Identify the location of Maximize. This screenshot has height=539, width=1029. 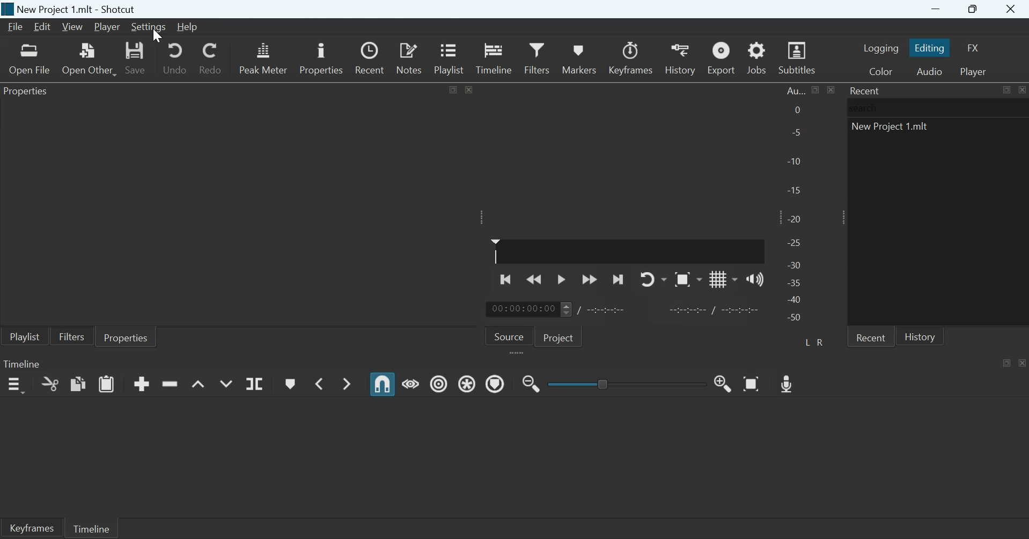
(816, 89).